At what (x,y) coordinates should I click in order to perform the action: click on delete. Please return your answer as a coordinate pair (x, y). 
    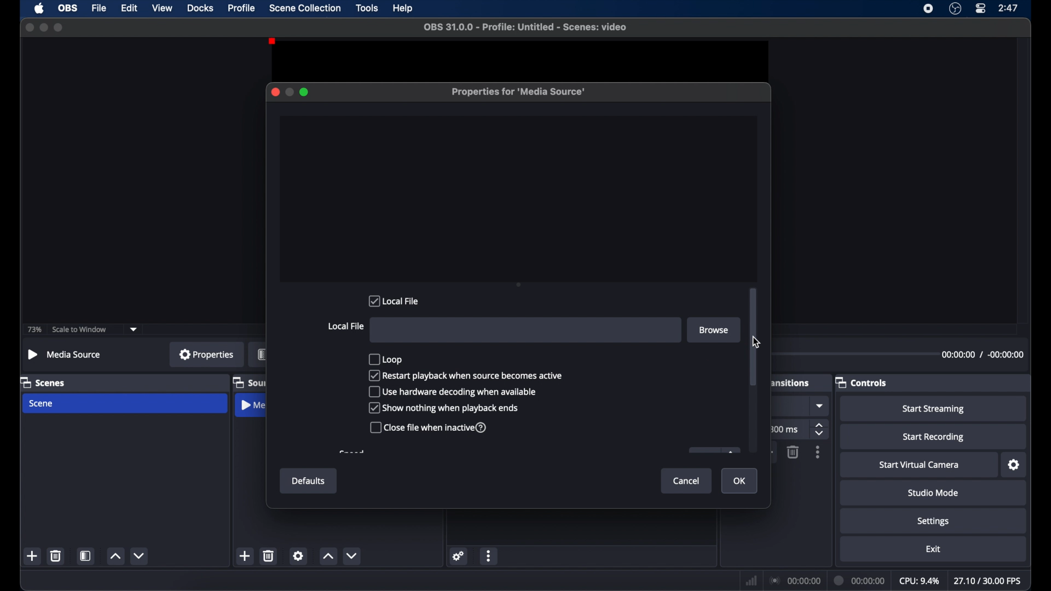
    Looking at the image, I should click on (56, 555).